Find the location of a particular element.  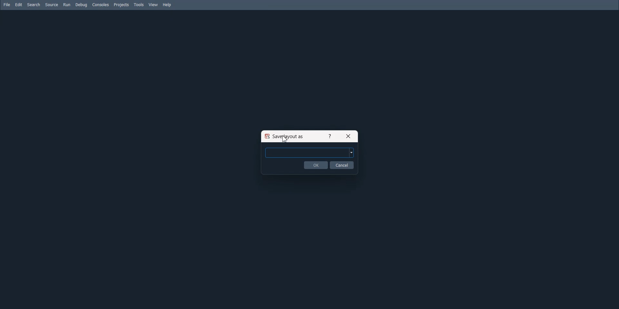

Run is located at coordinates (67, 5).